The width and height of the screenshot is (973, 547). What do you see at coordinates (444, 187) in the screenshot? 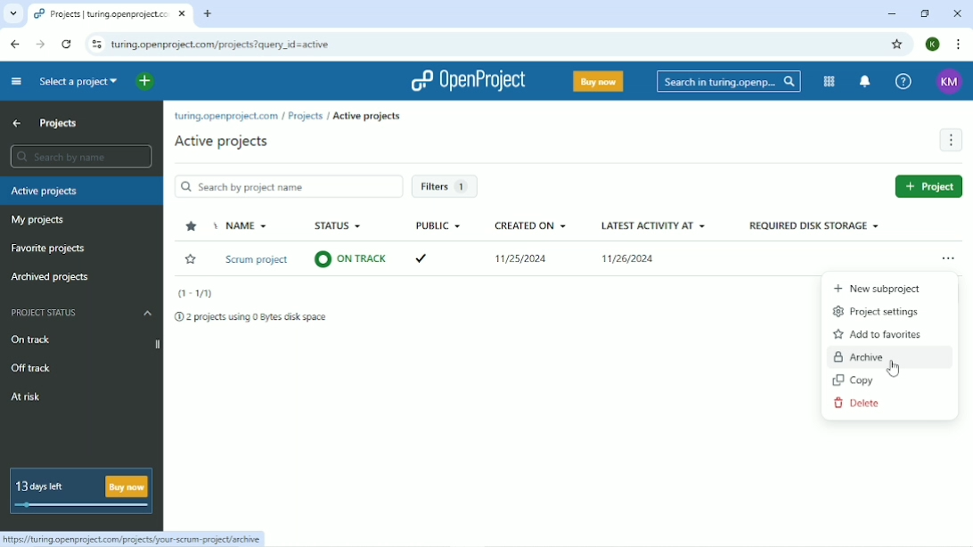
I see `Filters` at bounding box center [444, 187].